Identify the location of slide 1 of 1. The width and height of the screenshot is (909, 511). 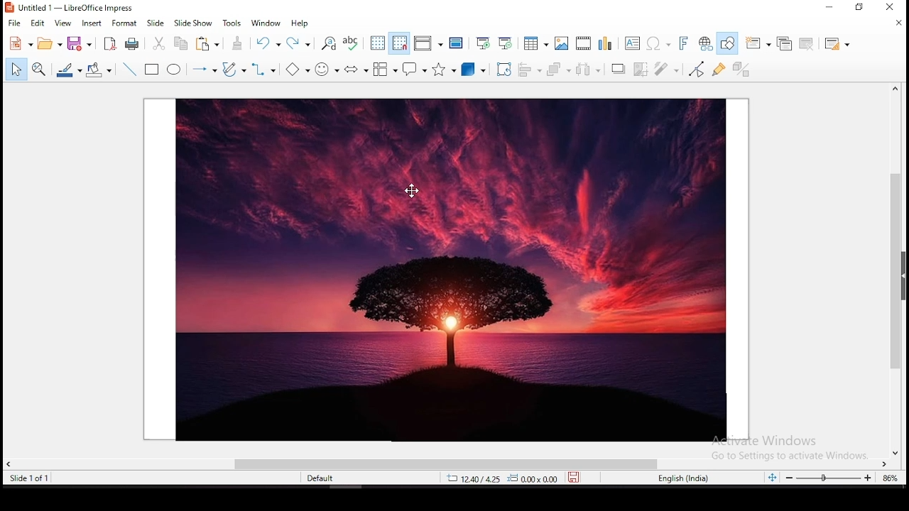
(31, 478).